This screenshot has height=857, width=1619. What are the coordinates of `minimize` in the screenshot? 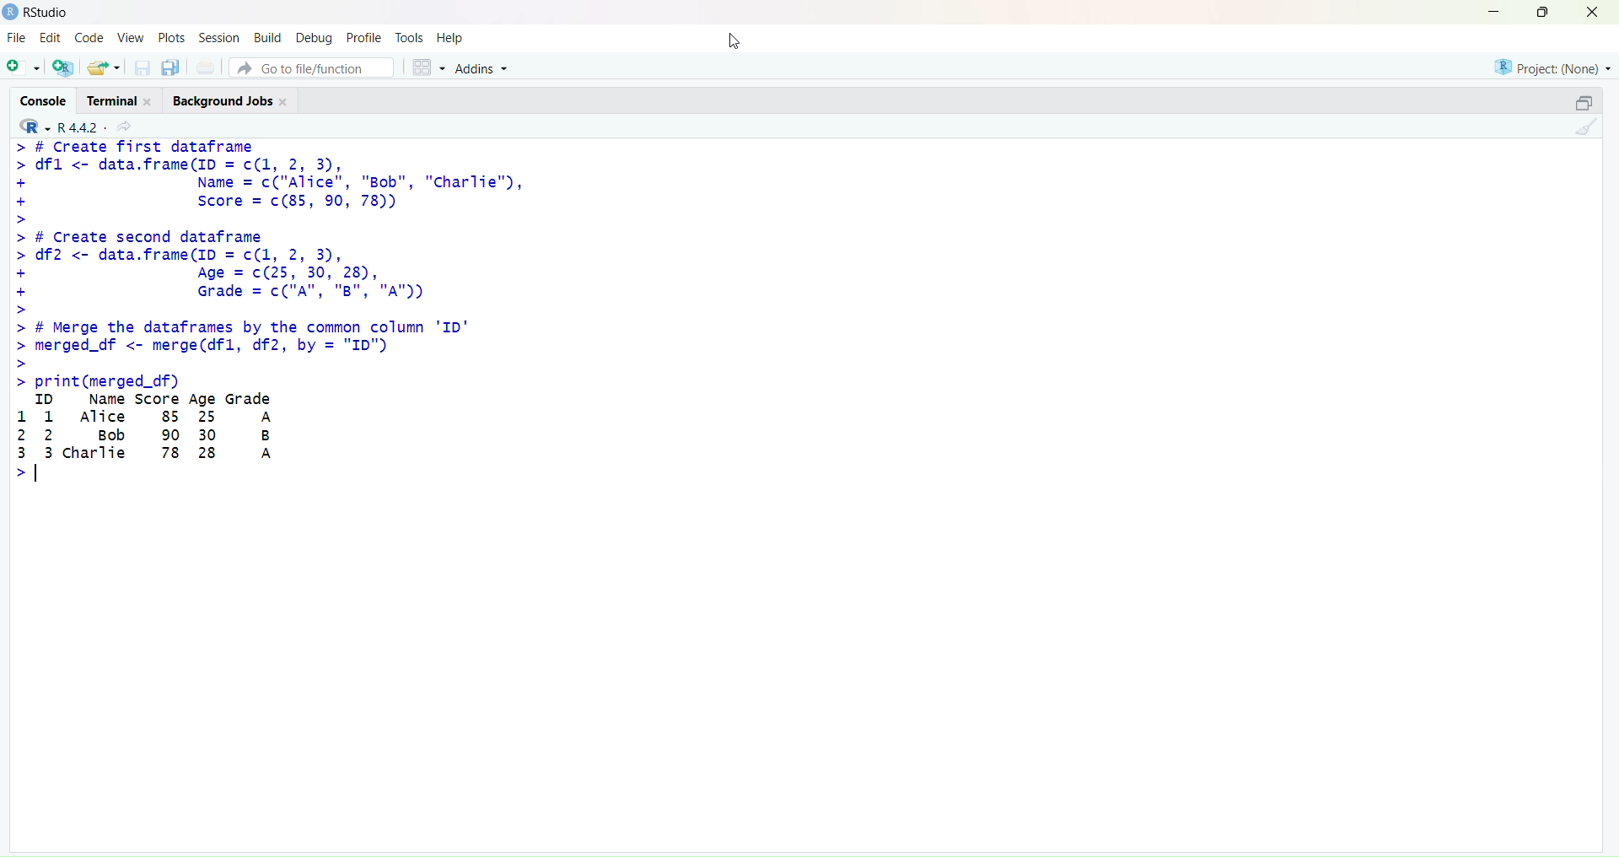 It's located at (1490, 12).